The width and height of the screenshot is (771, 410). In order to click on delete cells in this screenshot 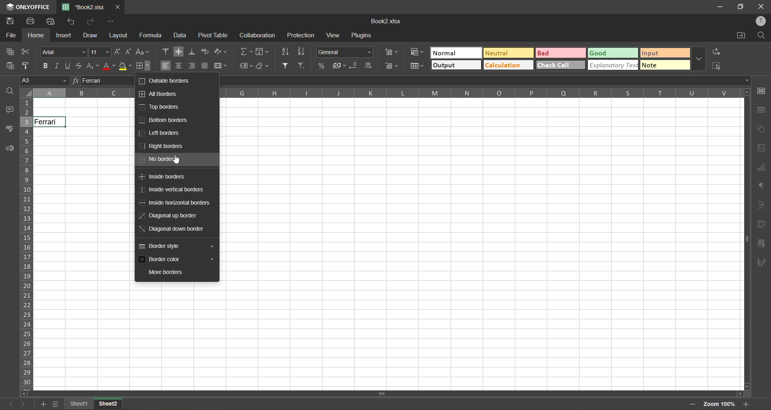, I will do `click(392, 66)`.